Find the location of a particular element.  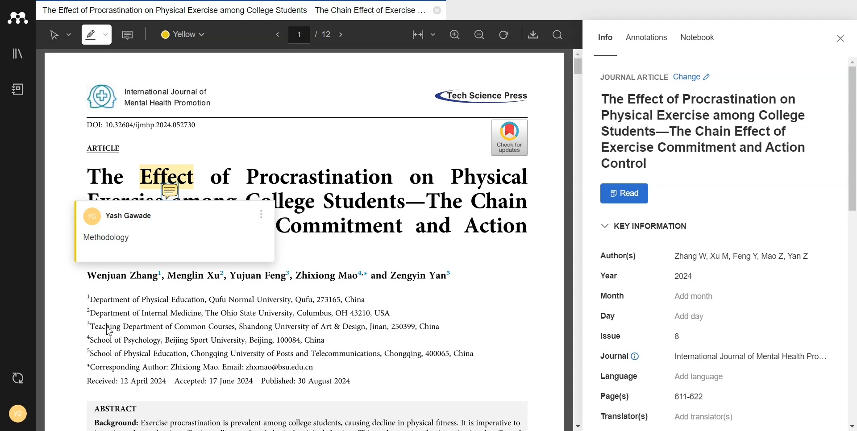

Add note is located at coordinates (171, 193).